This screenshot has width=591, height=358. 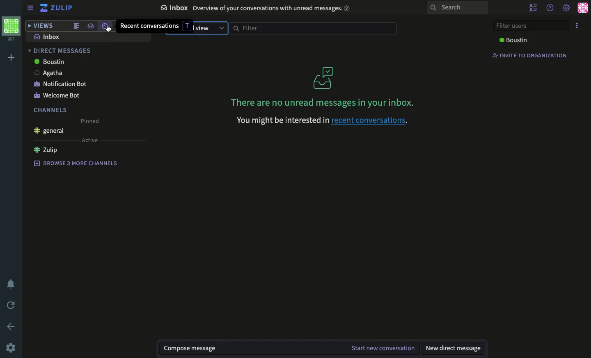 What do you see at coordinates (11, 283) in the screenshot?
I see `notification` at bounding box center [11, 283].